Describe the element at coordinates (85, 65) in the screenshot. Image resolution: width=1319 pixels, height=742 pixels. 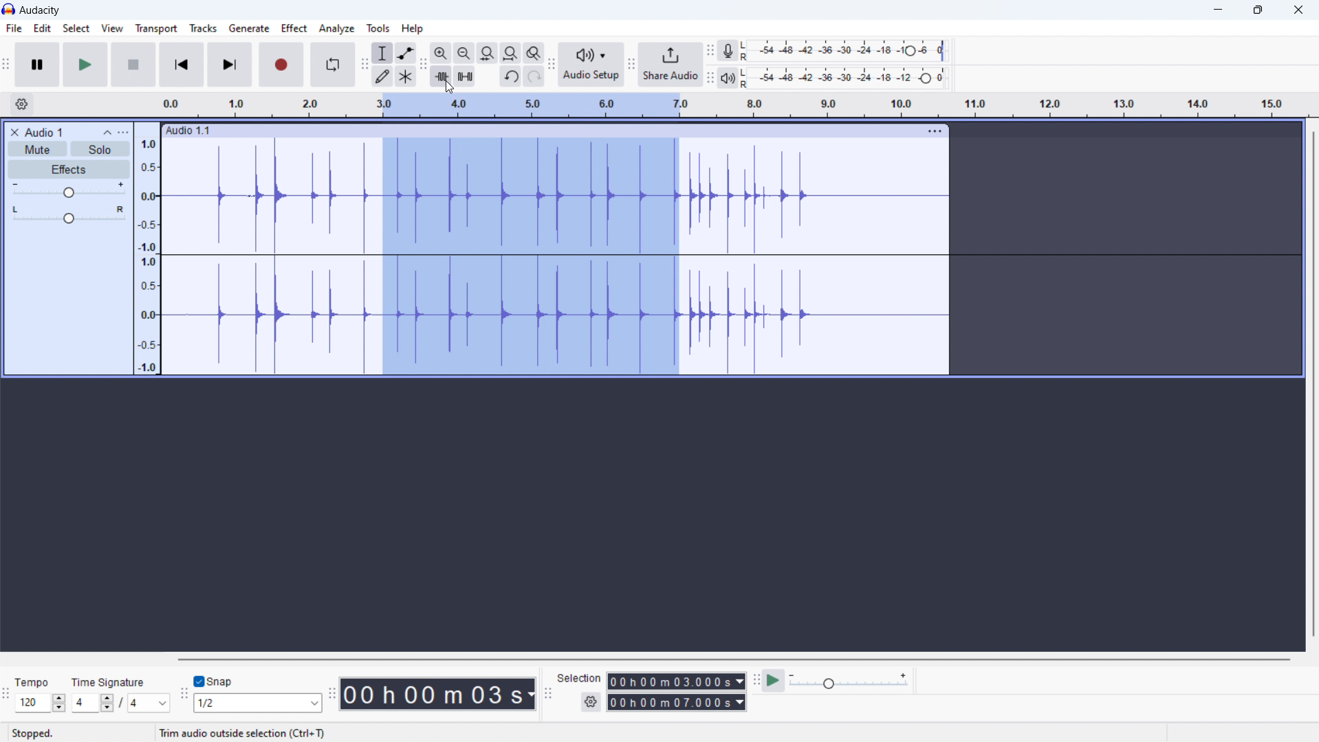
I see `play` at that location.